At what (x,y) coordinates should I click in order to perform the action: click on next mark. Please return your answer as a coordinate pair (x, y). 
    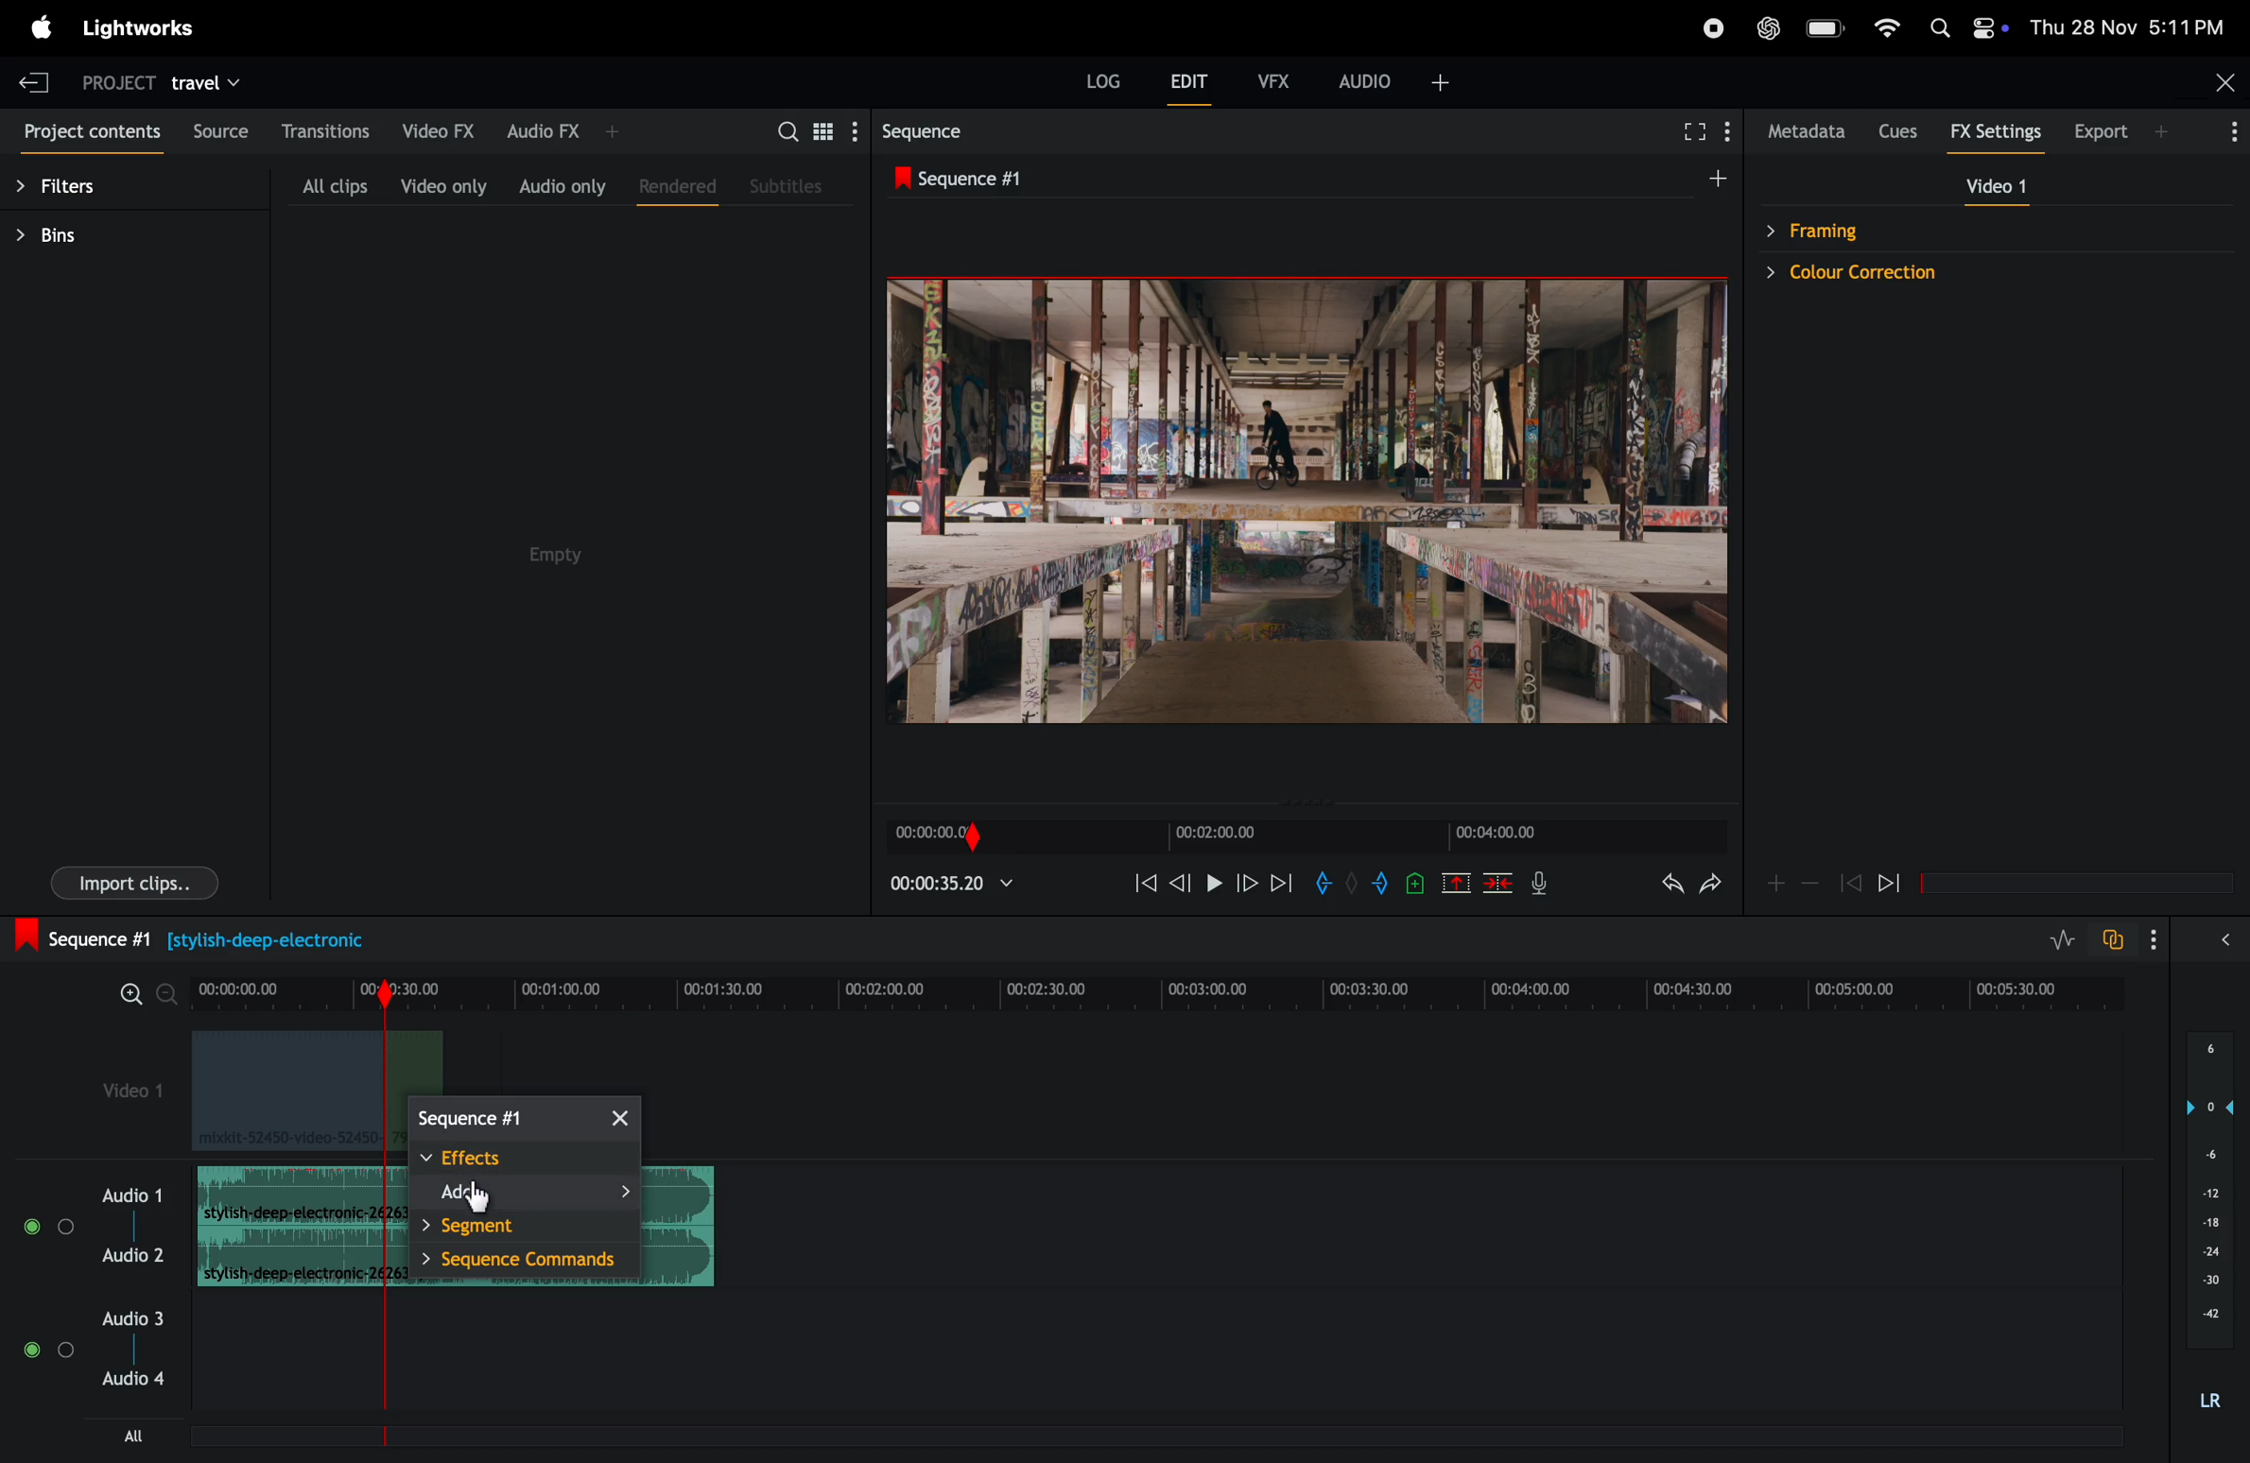
    Looking at the image, I should click on (1283, 883).